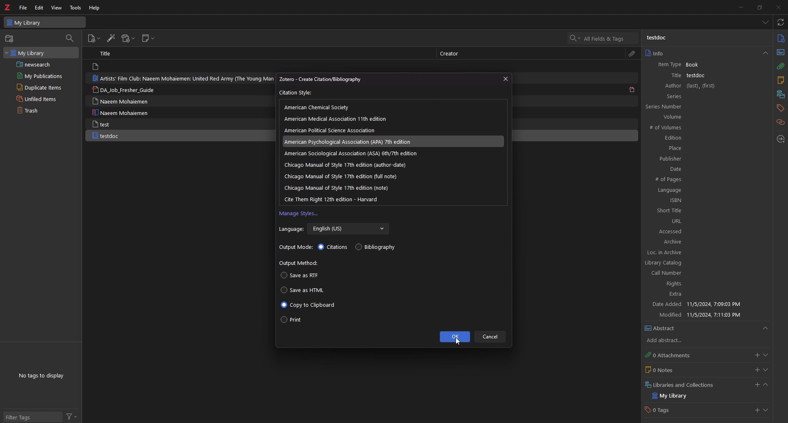 The height and width of the screenshot is (423, 788). I want to click on new note, so click(149, 39).